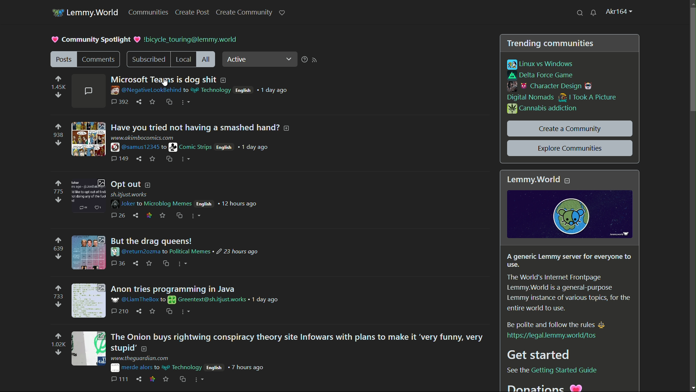 This screenshot has width=696, height=392. Describe the element at coordinates (150, 12) in the screenshot. I see `communities` at that location.